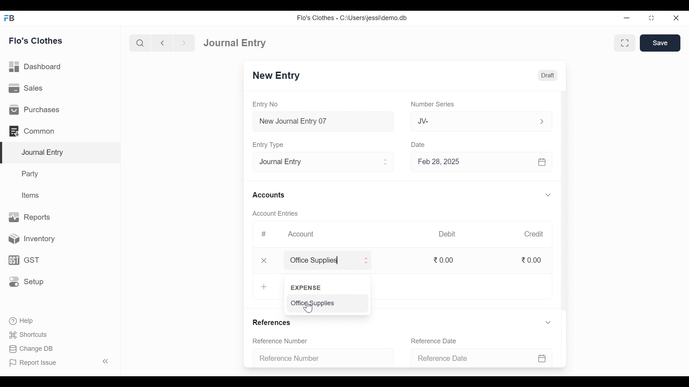  What do you see at coordinates (27, 88) in the screenshot?
I see `Sales` at bounding box center [27, 88].